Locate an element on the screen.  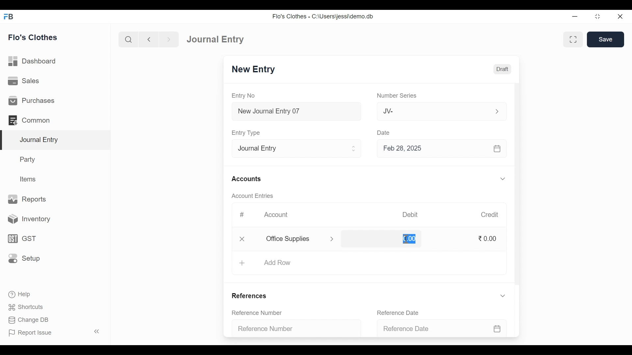
Items is located at coordinates (29, 179).